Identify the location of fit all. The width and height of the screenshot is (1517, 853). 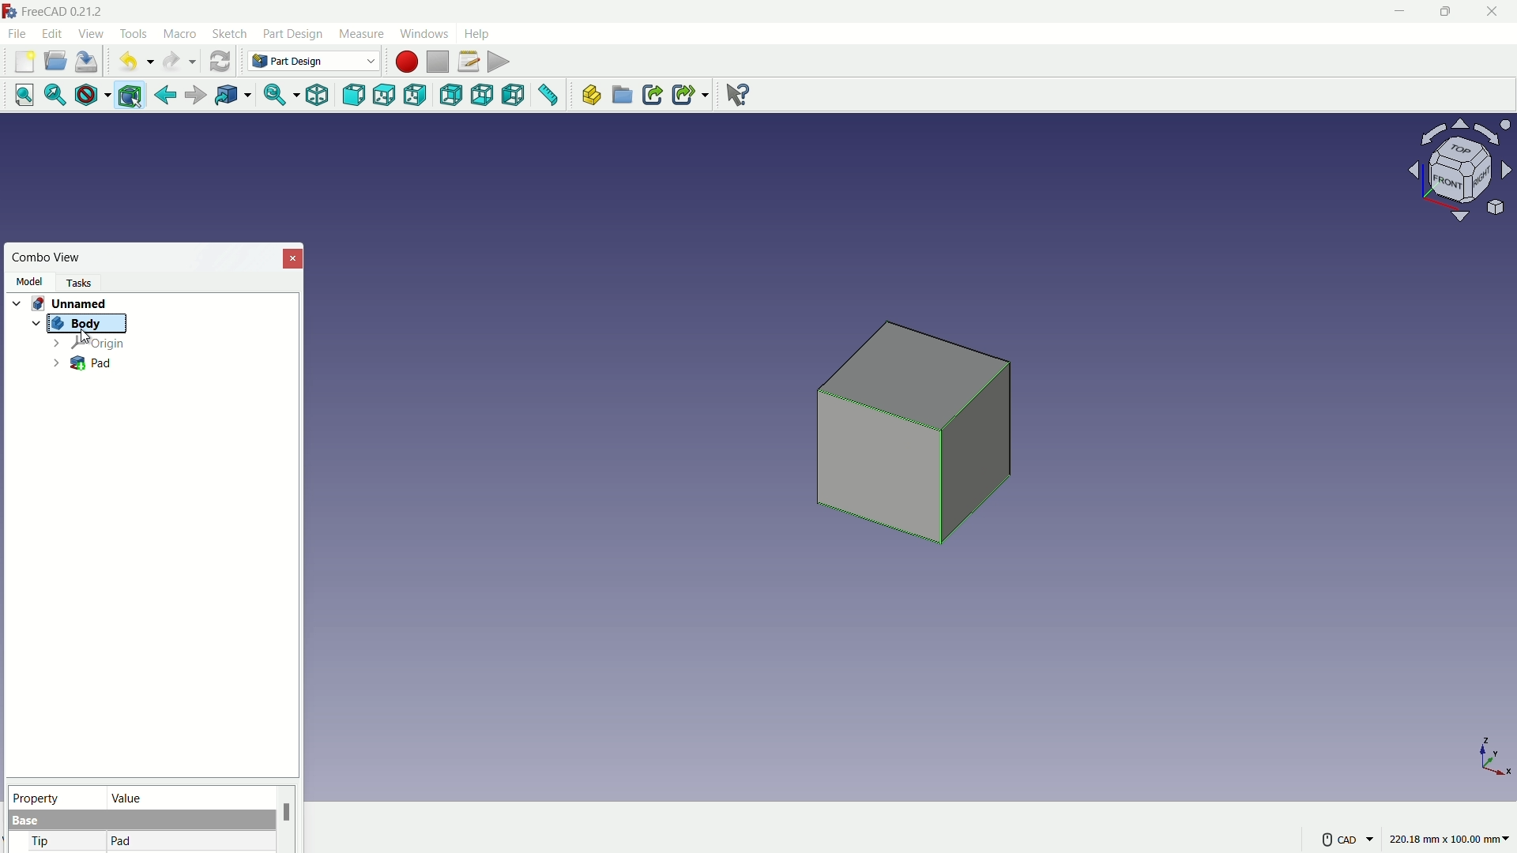
(19, 94).